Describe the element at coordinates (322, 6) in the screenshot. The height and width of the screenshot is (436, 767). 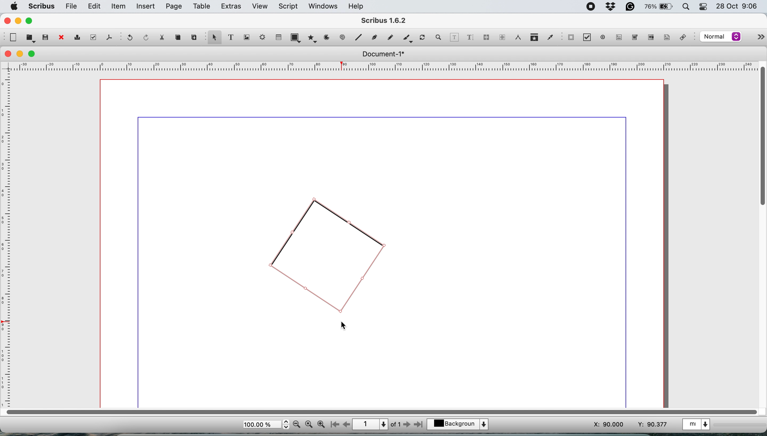
I see `windows` at that location.